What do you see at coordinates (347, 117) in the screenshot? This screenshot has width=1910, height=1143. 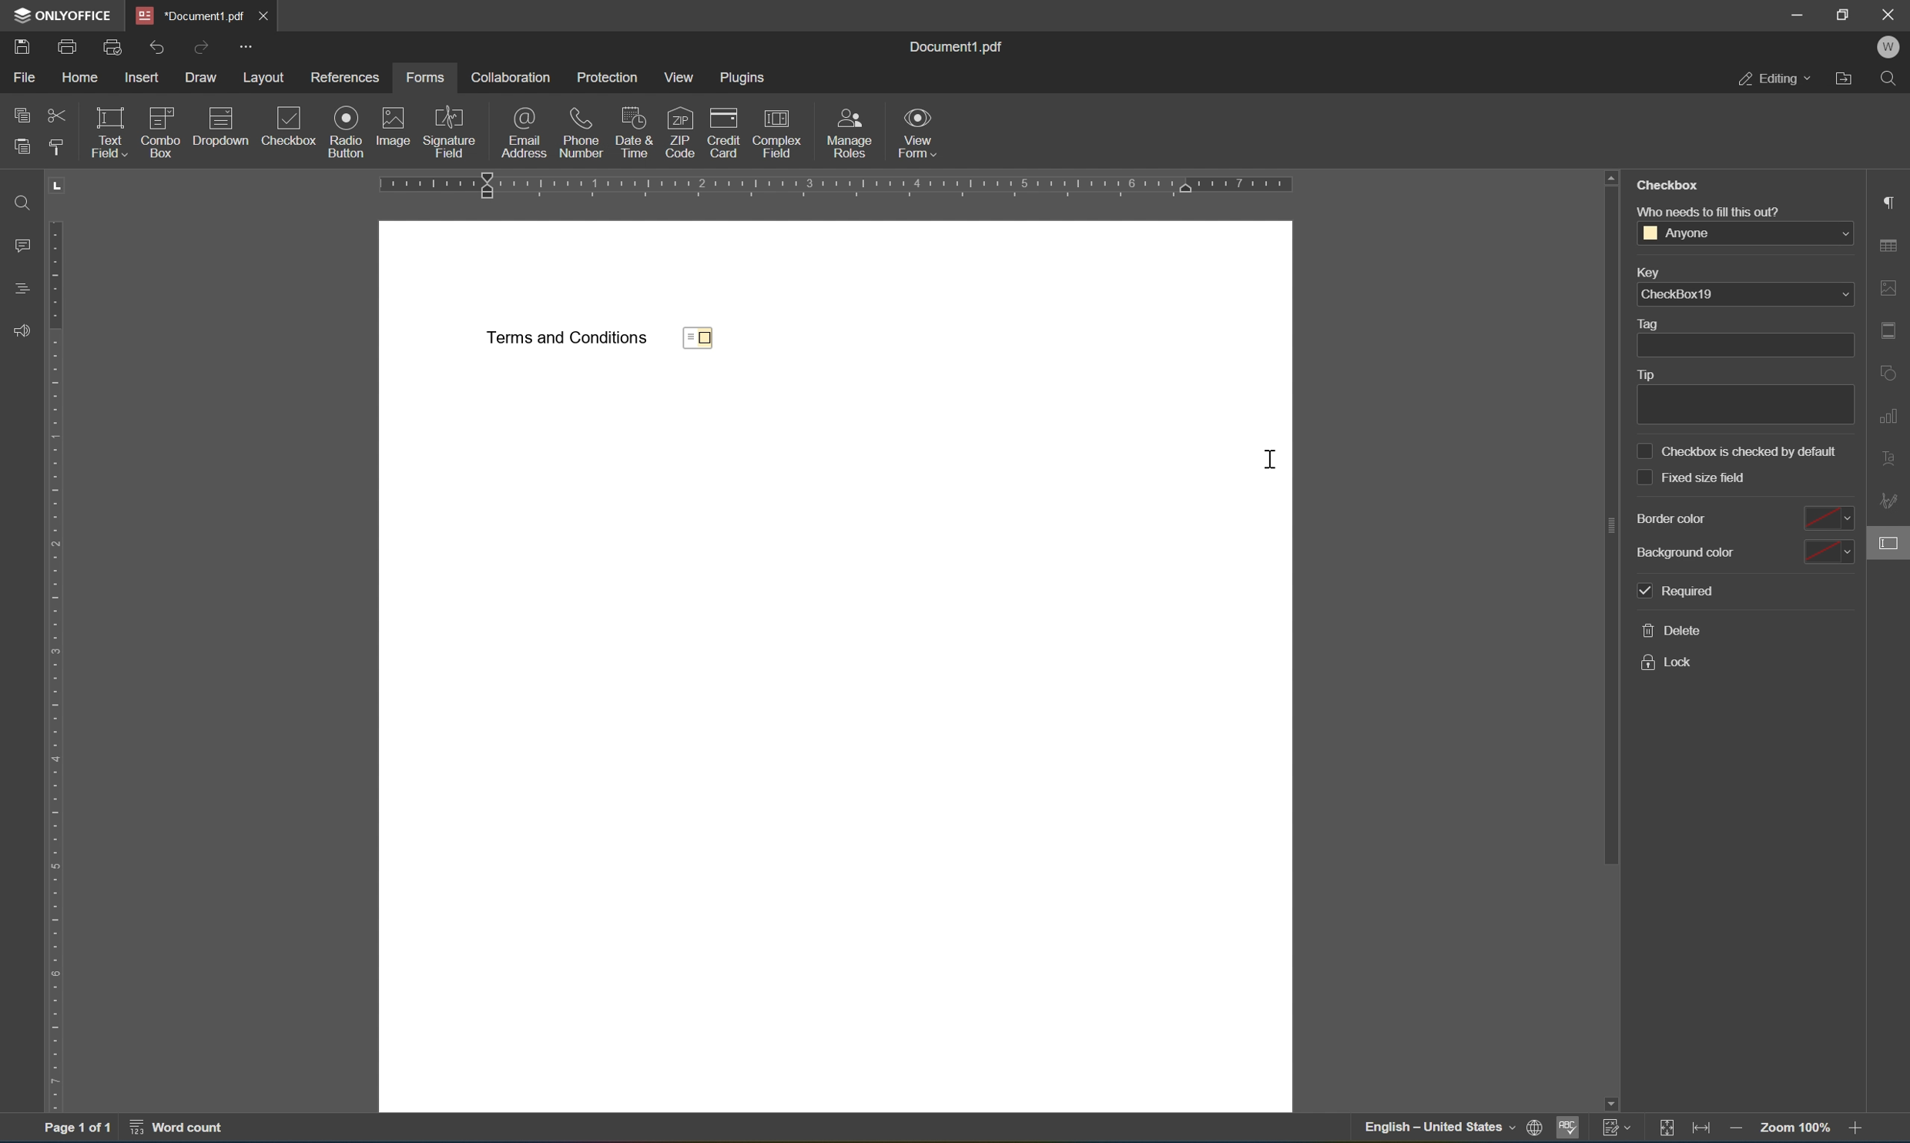 I see `icon` at bounding box center [347, 117].